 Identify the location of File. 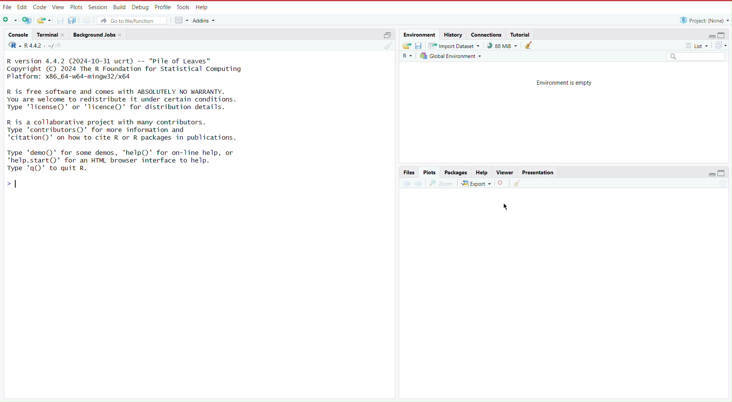
(7, 7).